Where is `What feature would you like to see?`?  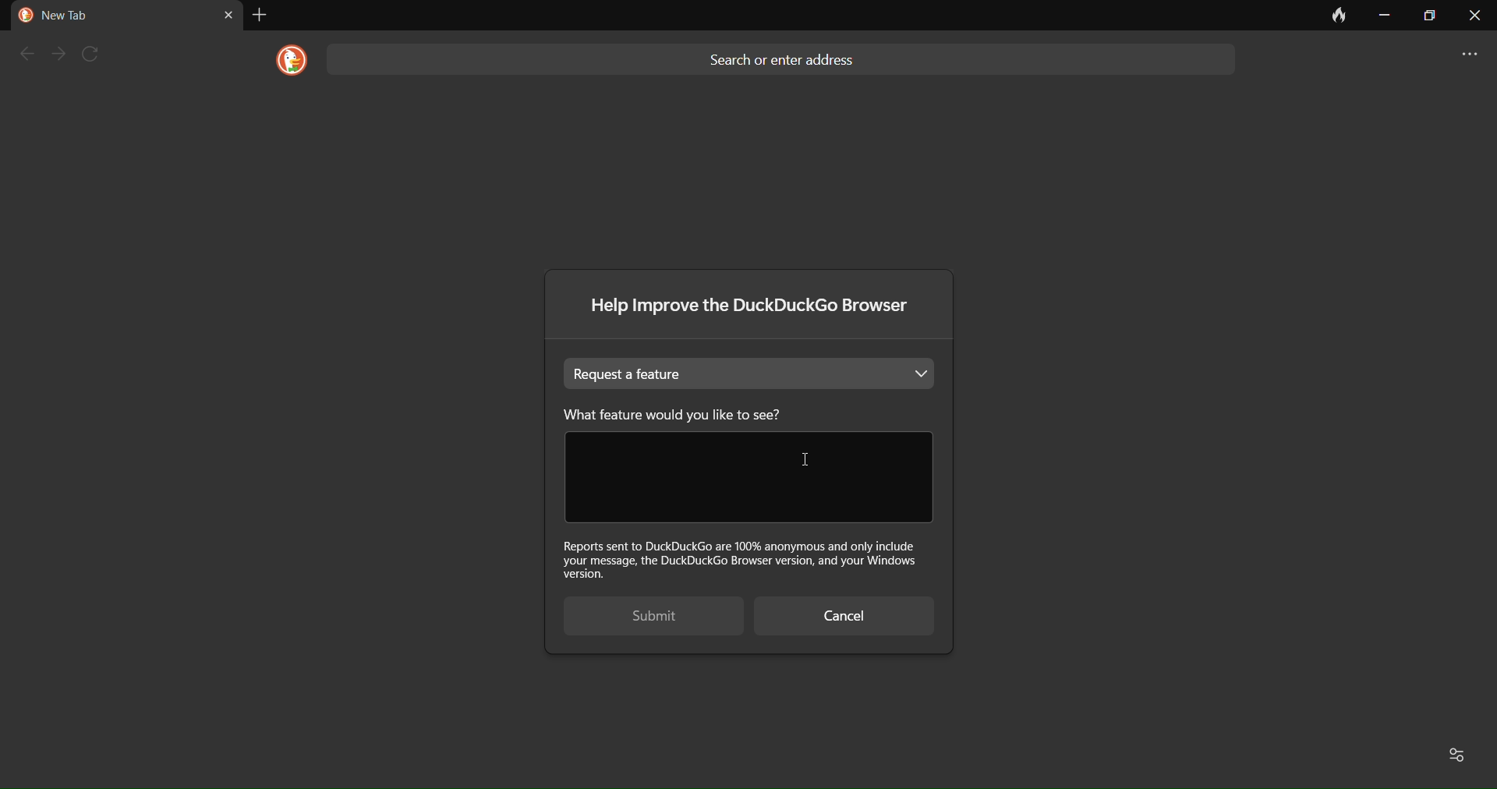
What feature would you like to see? is located at coordinates (700, 414).